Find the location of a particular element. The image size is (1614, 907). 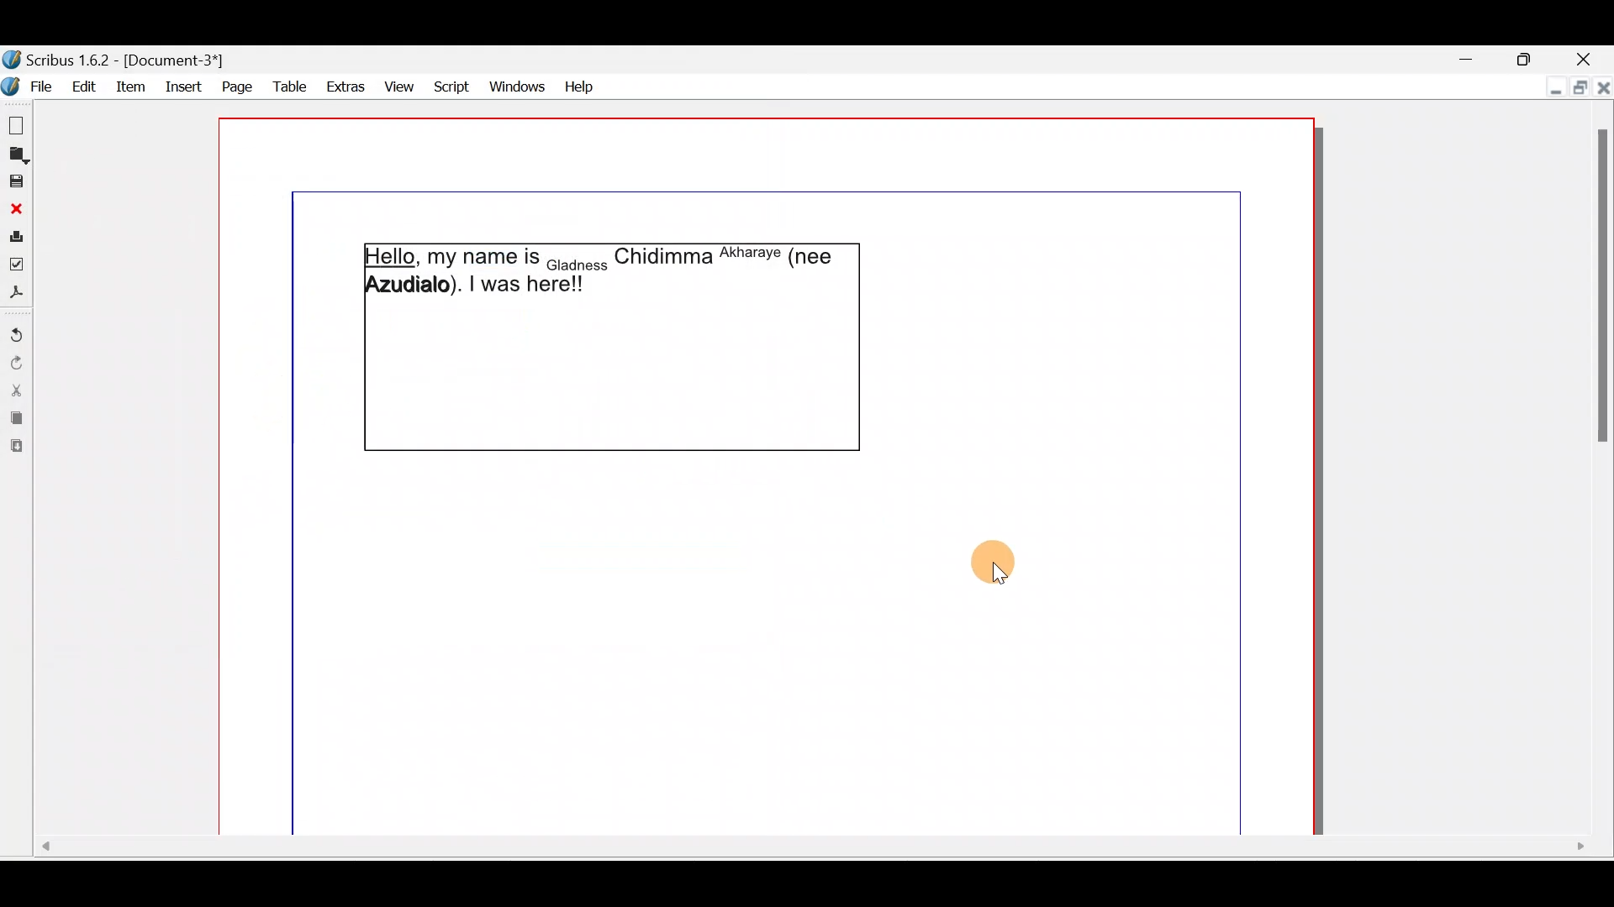

Save is located at coordinates (17, 184).